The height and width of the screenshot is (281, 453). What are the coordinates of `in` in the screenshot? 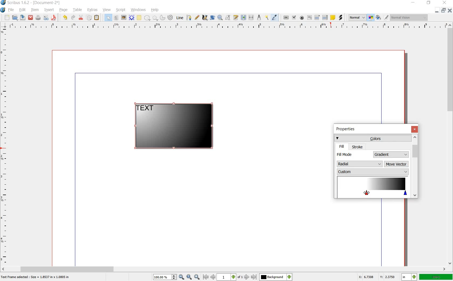 It's located at (410, 277).